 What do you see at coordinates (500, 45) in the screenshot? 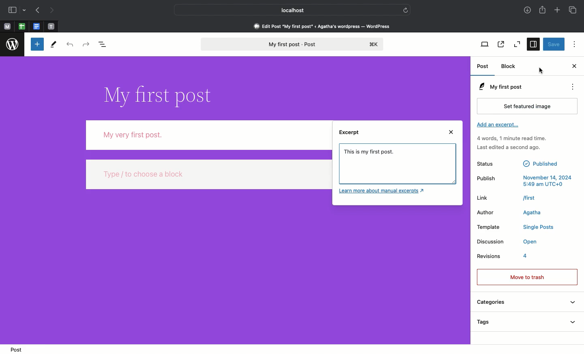
I see `View post` at bounding box center [500, 45].